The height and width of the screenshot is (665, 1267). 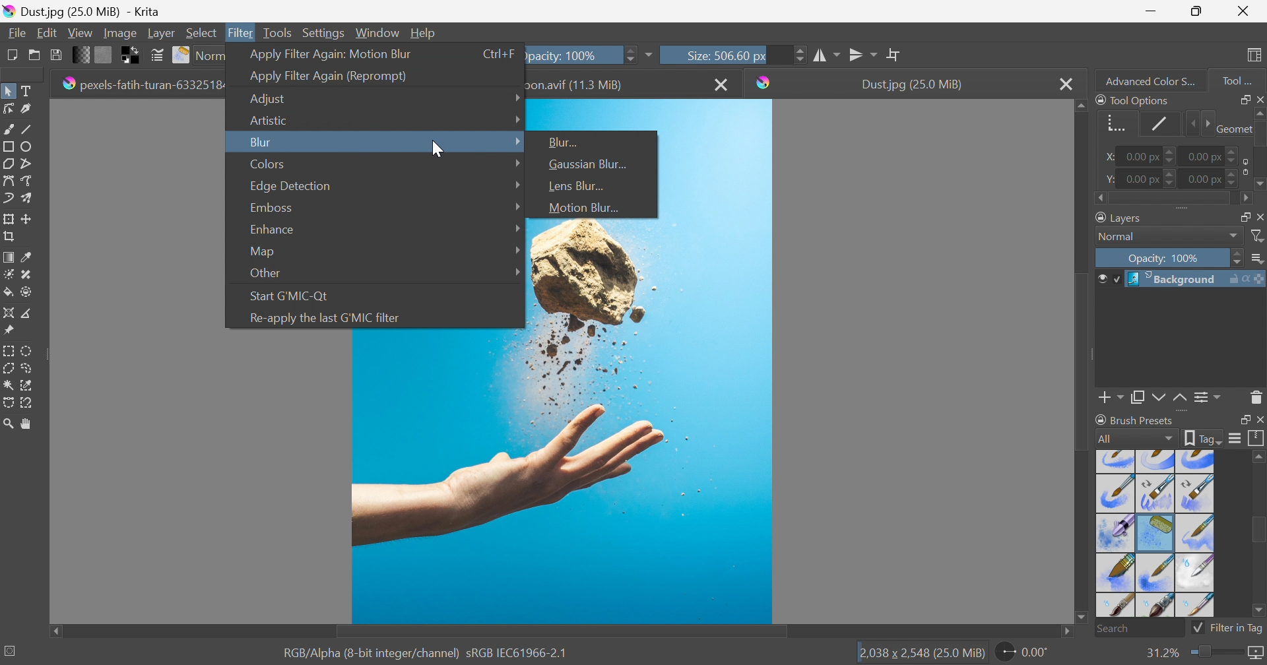 I want to click on Settings, so click(x=325, y=32).